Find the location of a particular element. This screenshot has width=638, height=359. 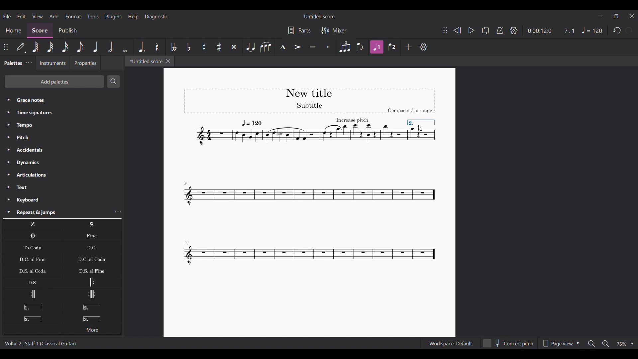

Toggle flat is located at coordinates (188, 47).